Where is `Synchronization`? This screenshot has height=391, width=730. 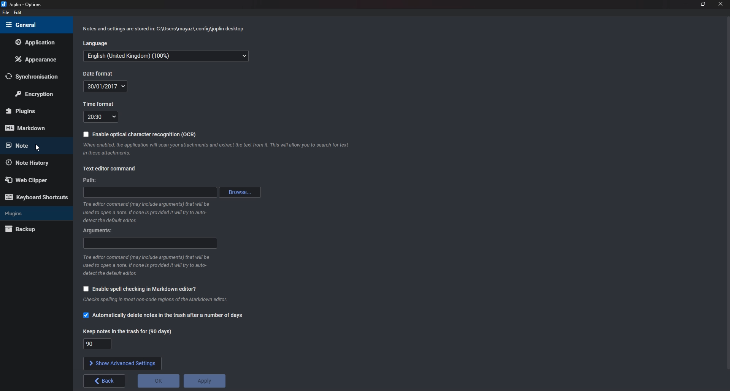 Synchronization is located at coordinates (36, 77).